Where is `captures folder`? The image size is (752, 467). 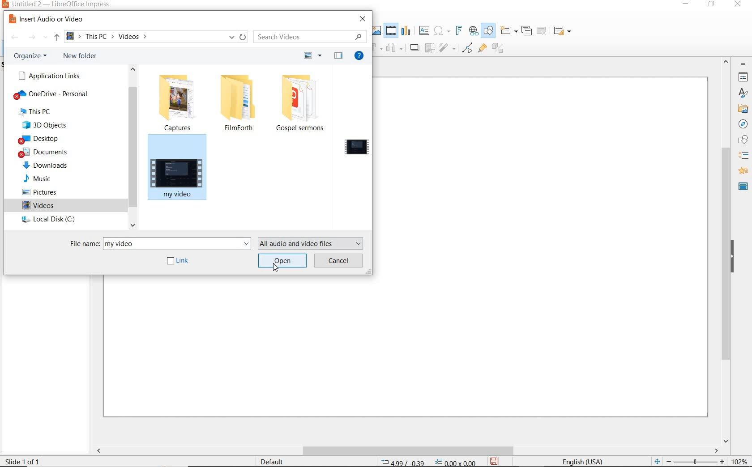 captures folder is located at coordinates (179, 102).